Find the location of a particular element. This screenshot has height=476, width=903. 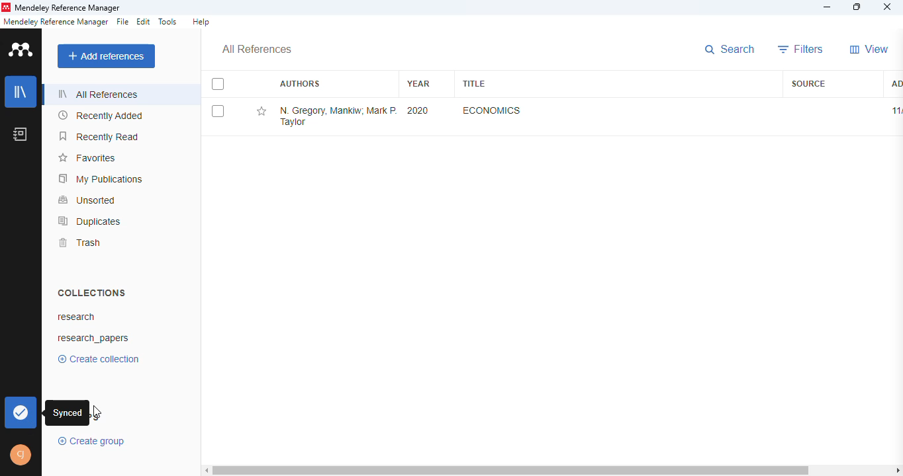

select is located at coordinates (218, 111).